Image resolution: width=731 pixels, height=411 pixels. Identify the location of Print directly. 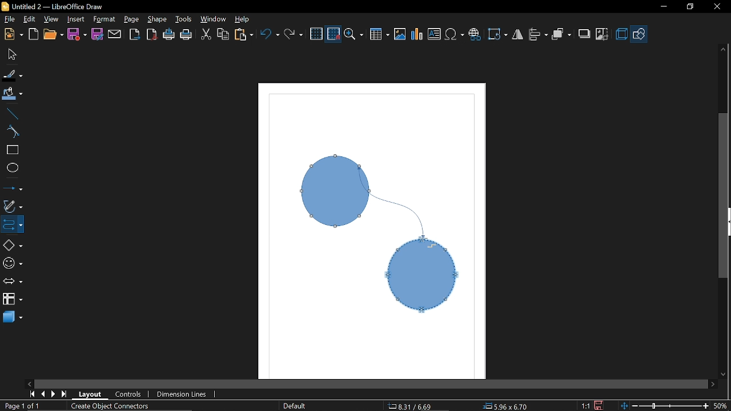
(170, 34).